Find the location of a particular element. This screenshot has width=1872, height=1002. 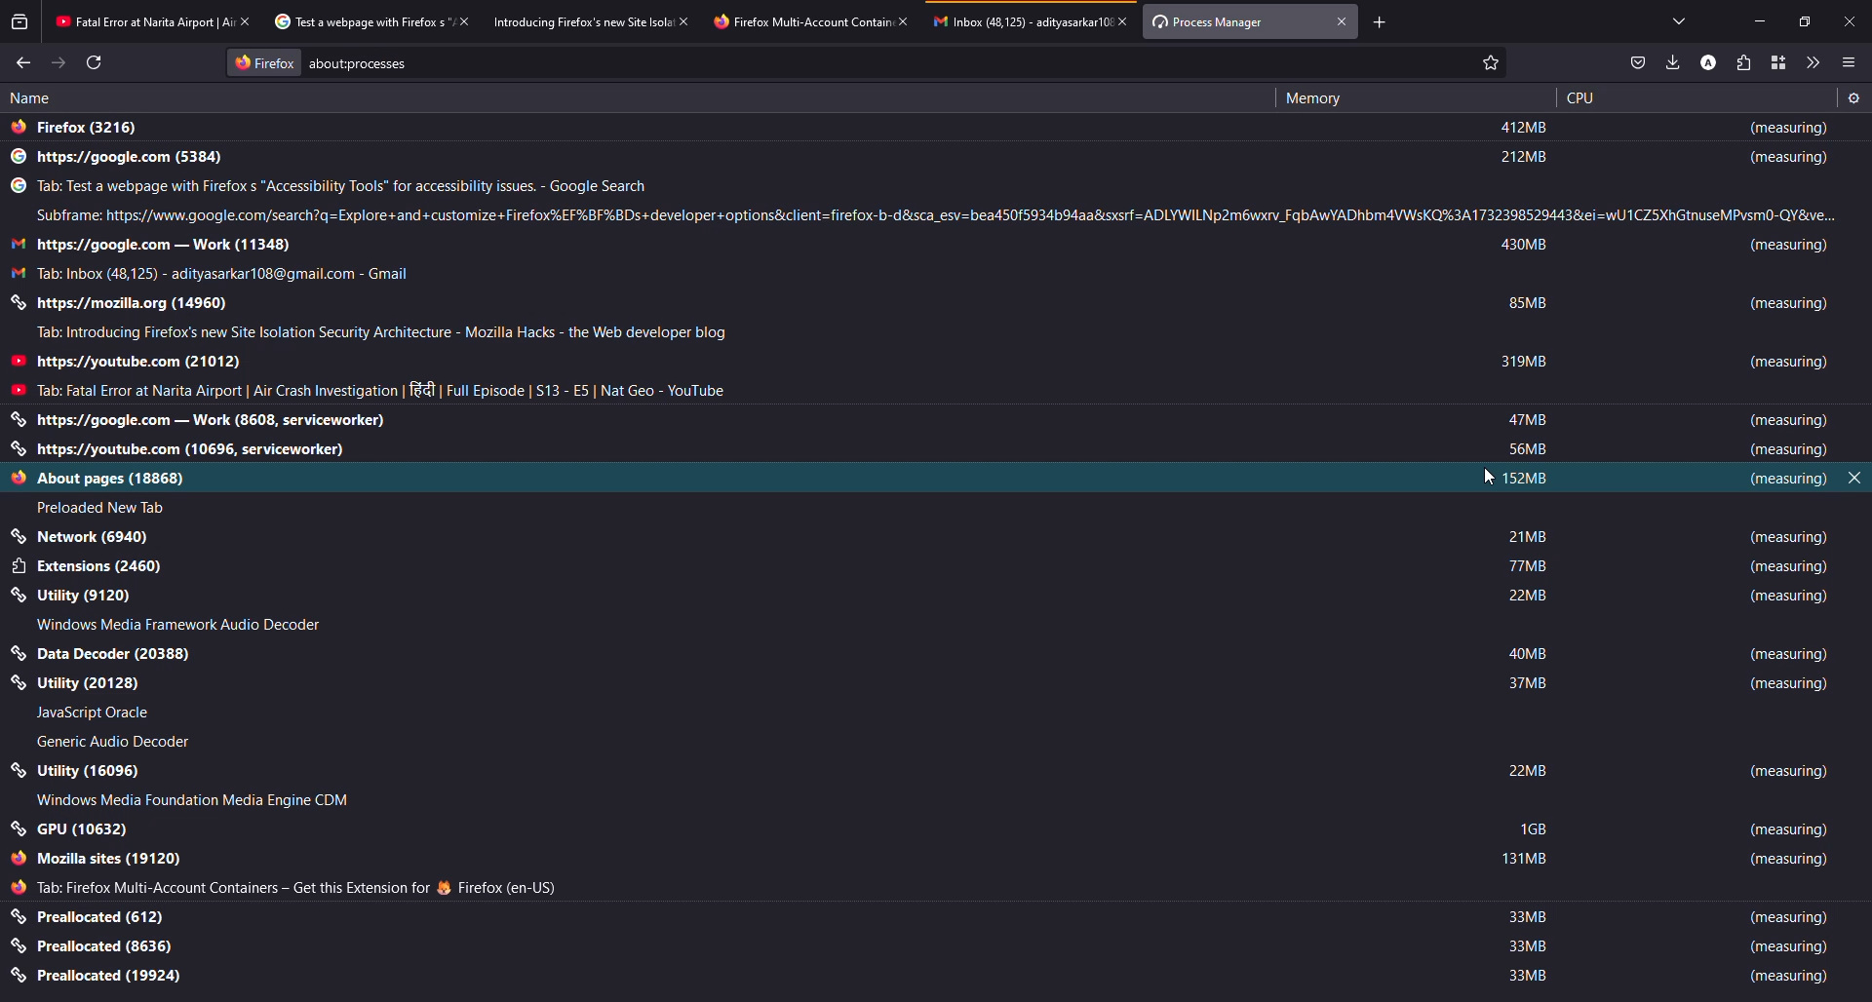

preallocated (8636) is located at coordinates (95, 946).